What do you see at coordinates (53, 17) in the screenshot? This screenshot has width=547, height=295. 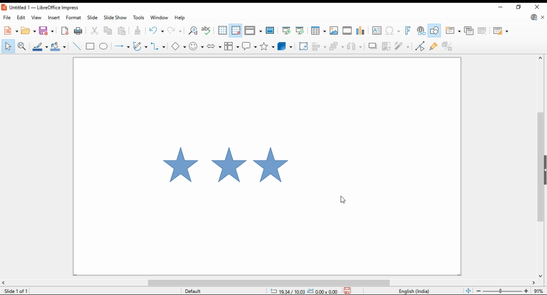 I see `insert` at bounding box center [53, 17].